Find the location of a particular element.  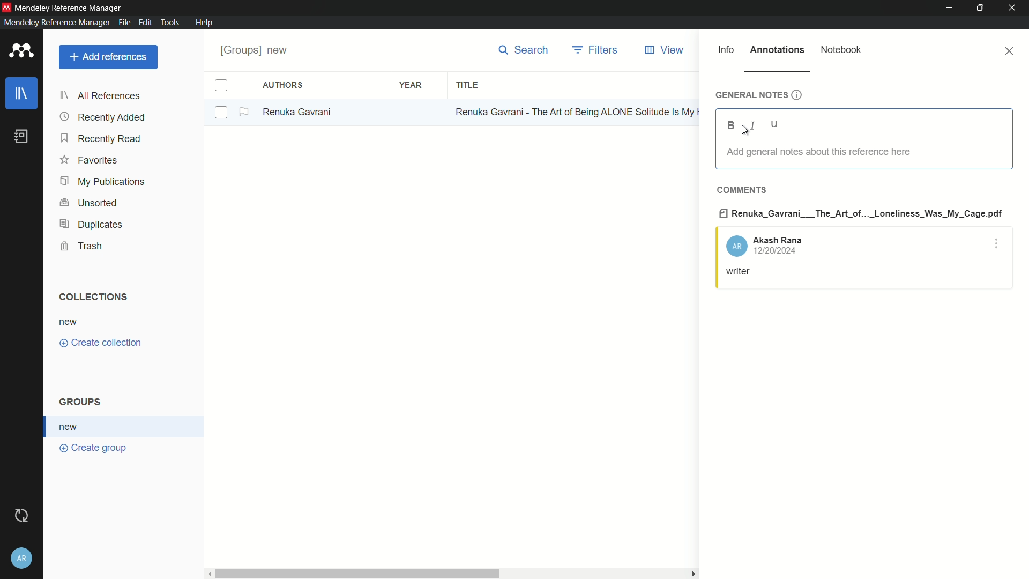

create group is located at coordinates (94, 449).